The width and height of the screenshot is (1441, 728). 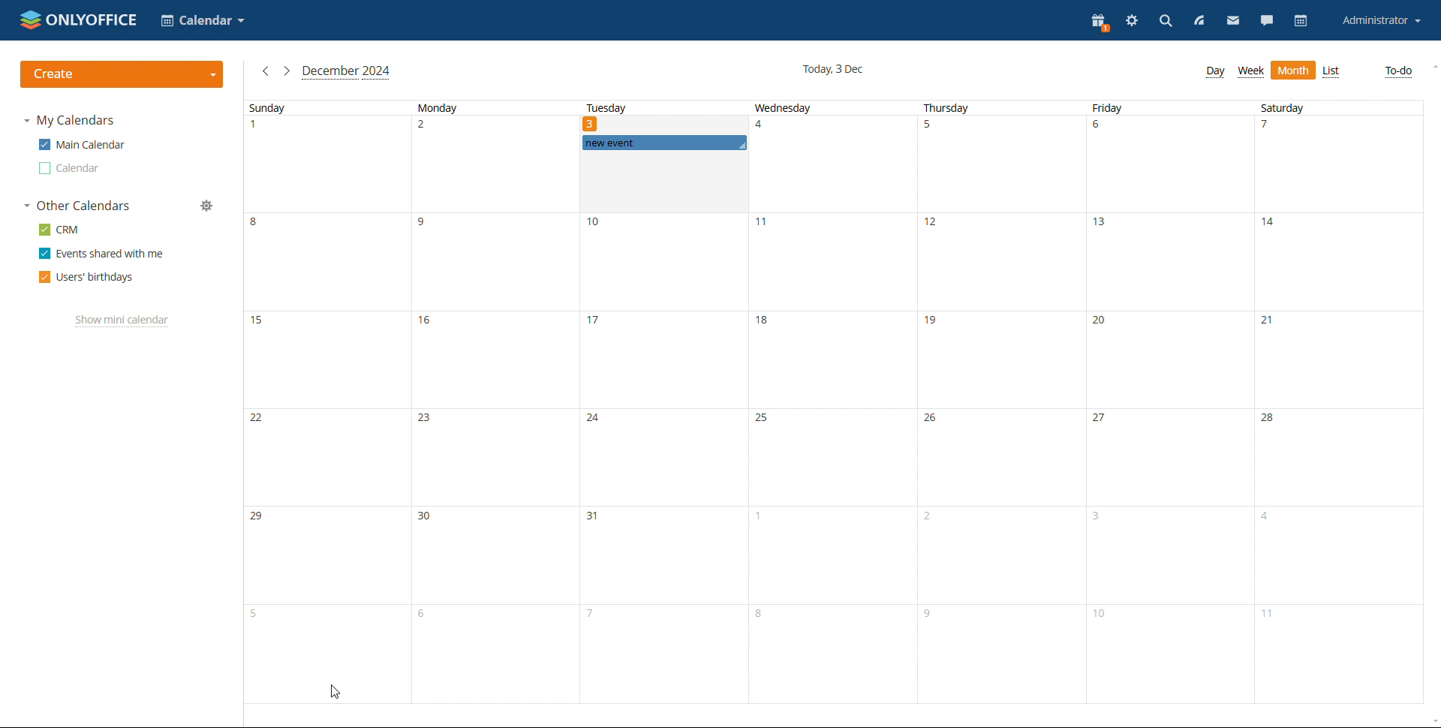 What do you see at coordinates (491, 402) in the screenshot?
I see `monday` at bounding box center [491, 402].